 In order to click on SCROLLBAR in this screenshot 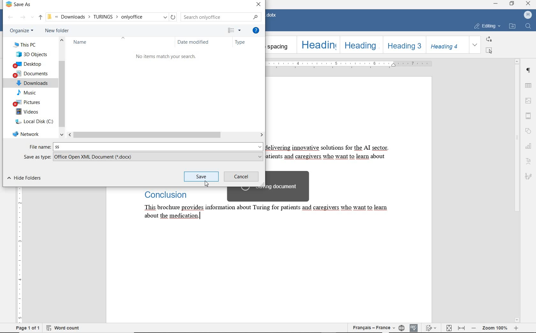, I will do `click(517, 191)`.